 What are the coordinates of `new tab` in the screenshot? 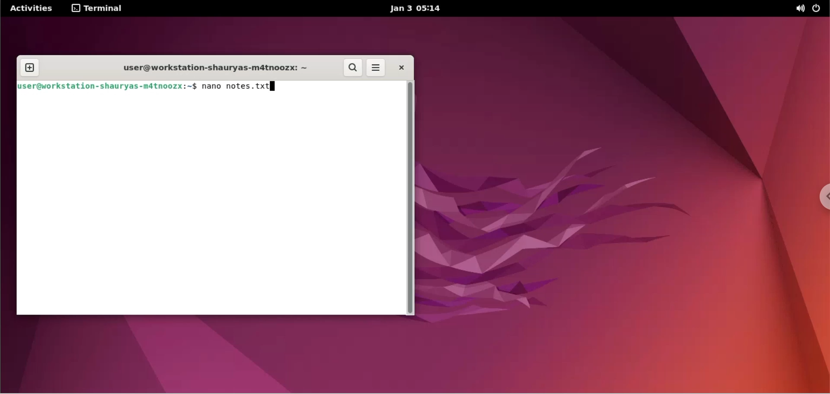 It's located at (29, 69).